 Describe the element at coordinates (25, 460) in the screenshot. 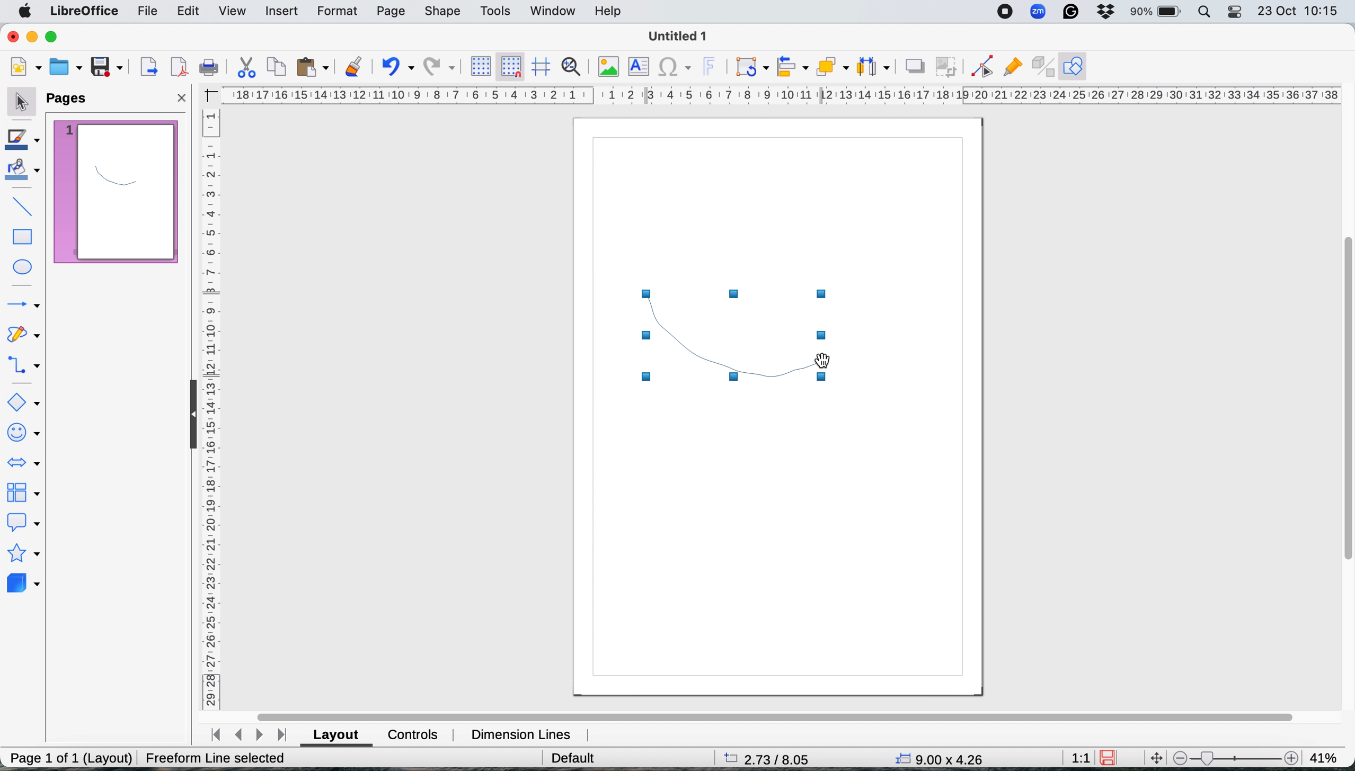

I see `block arrows` at that location.